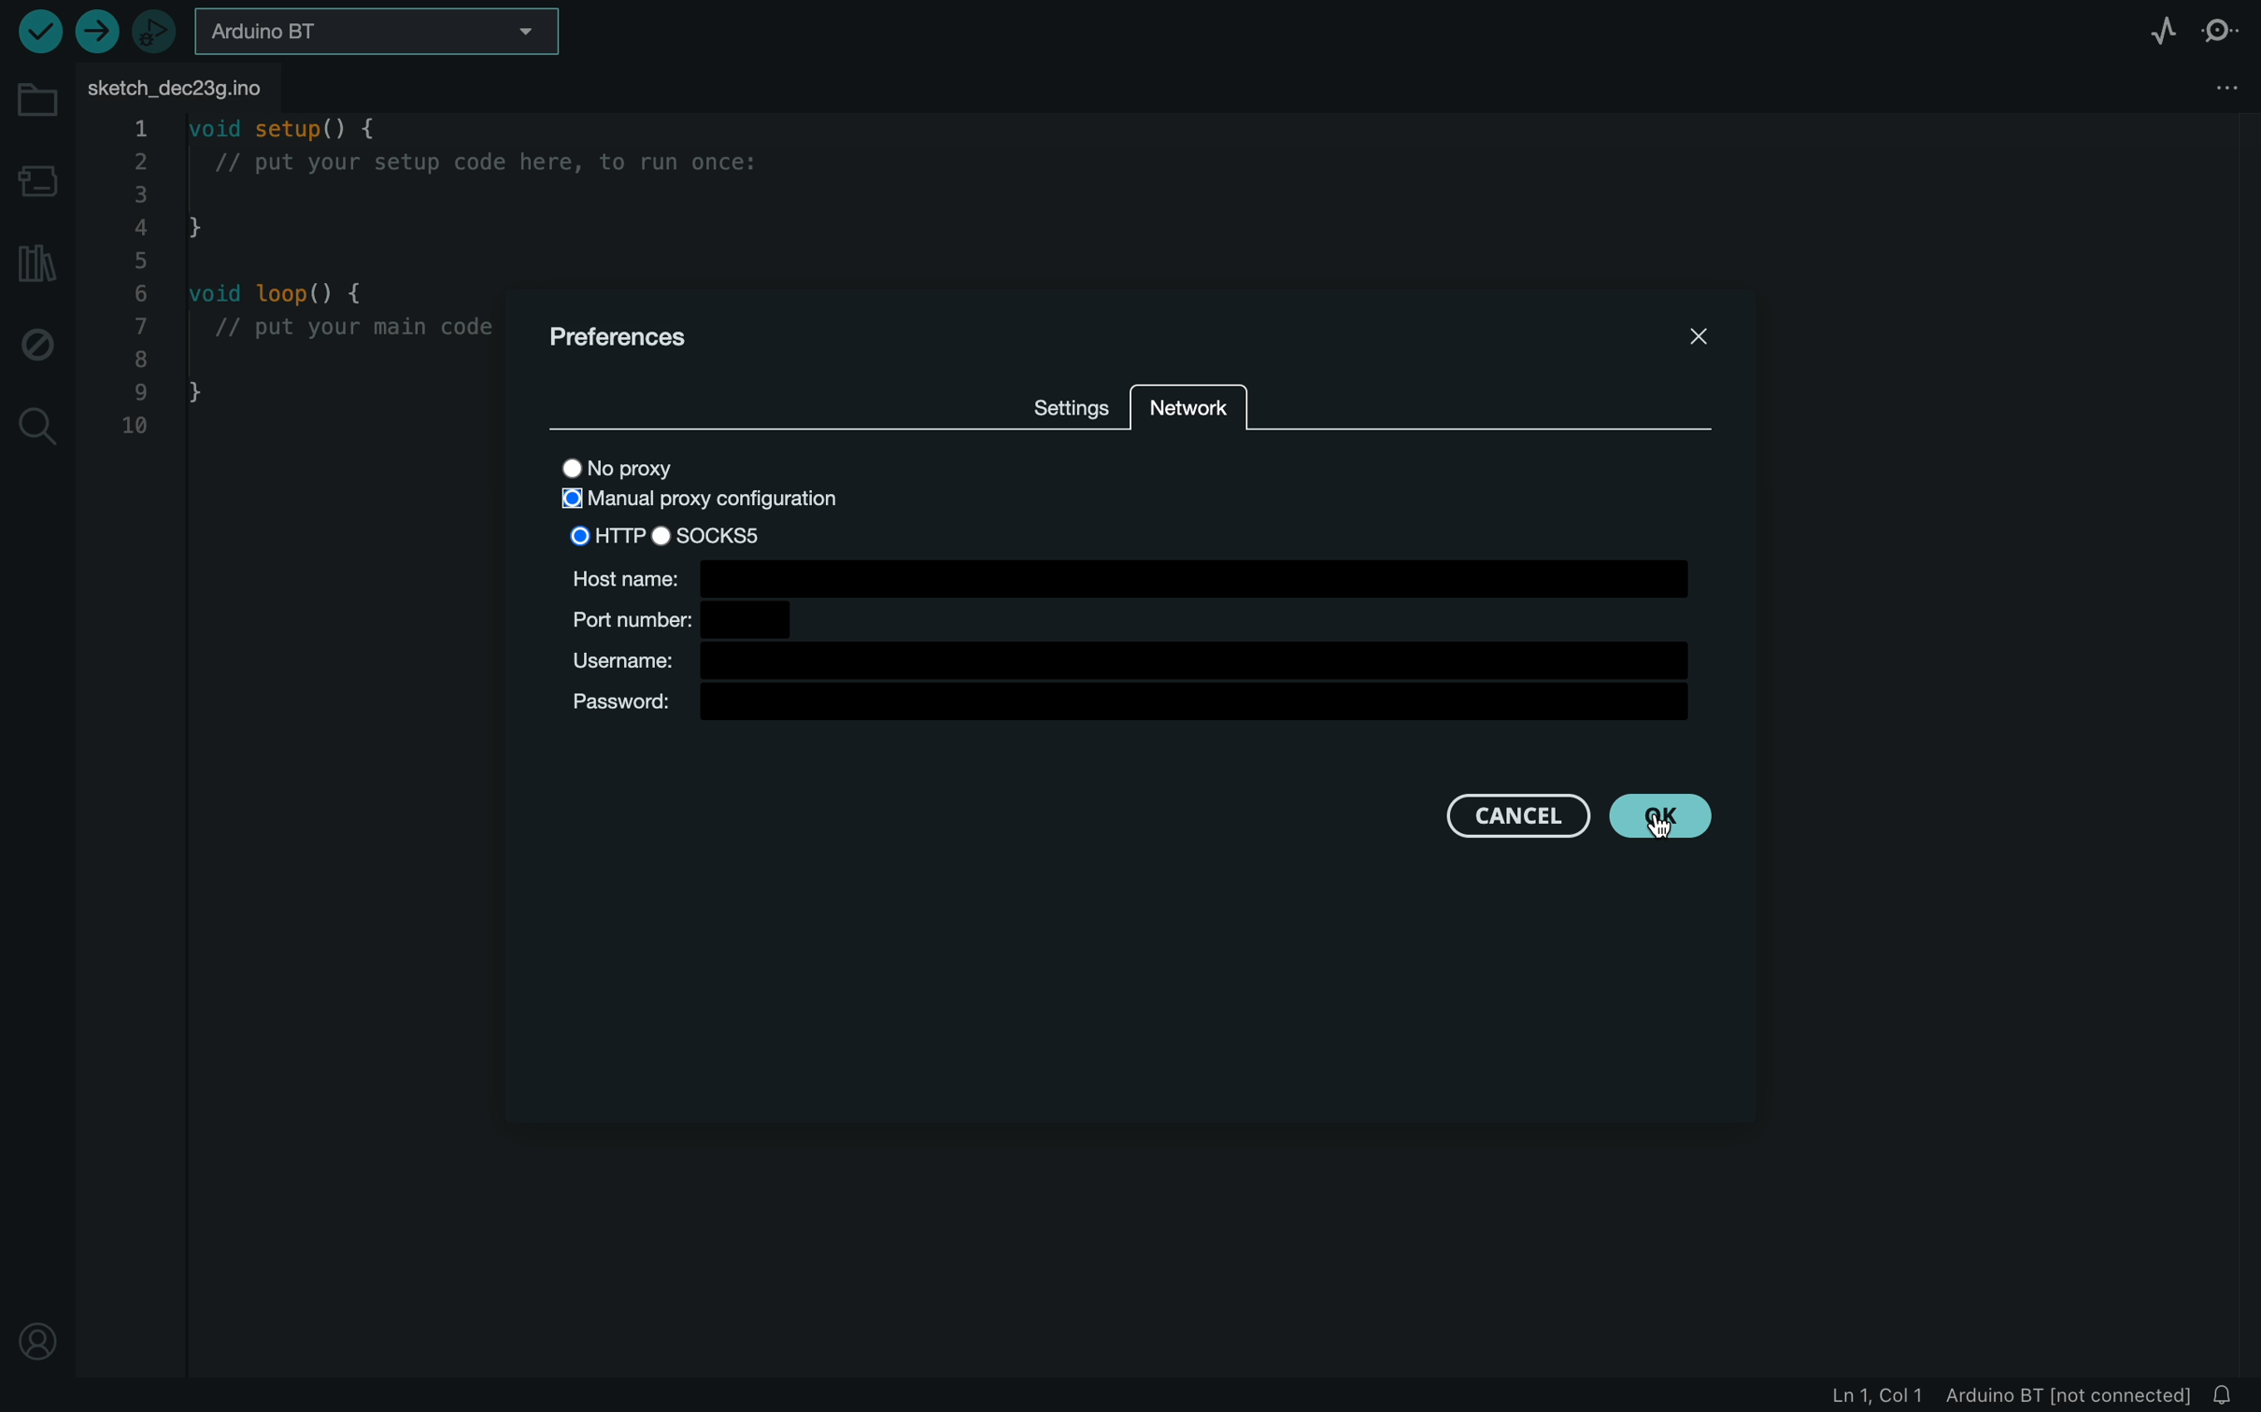  What do you see at coordinates (642, 336) in the screenshot?
I see `preferences` at bounding box center [642, 336].